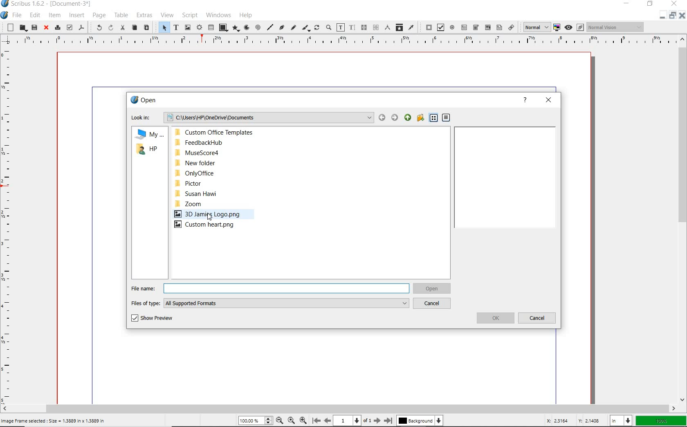 The width and height of the screenshot is (687, 427). I want to click on background, so click(419, 421).